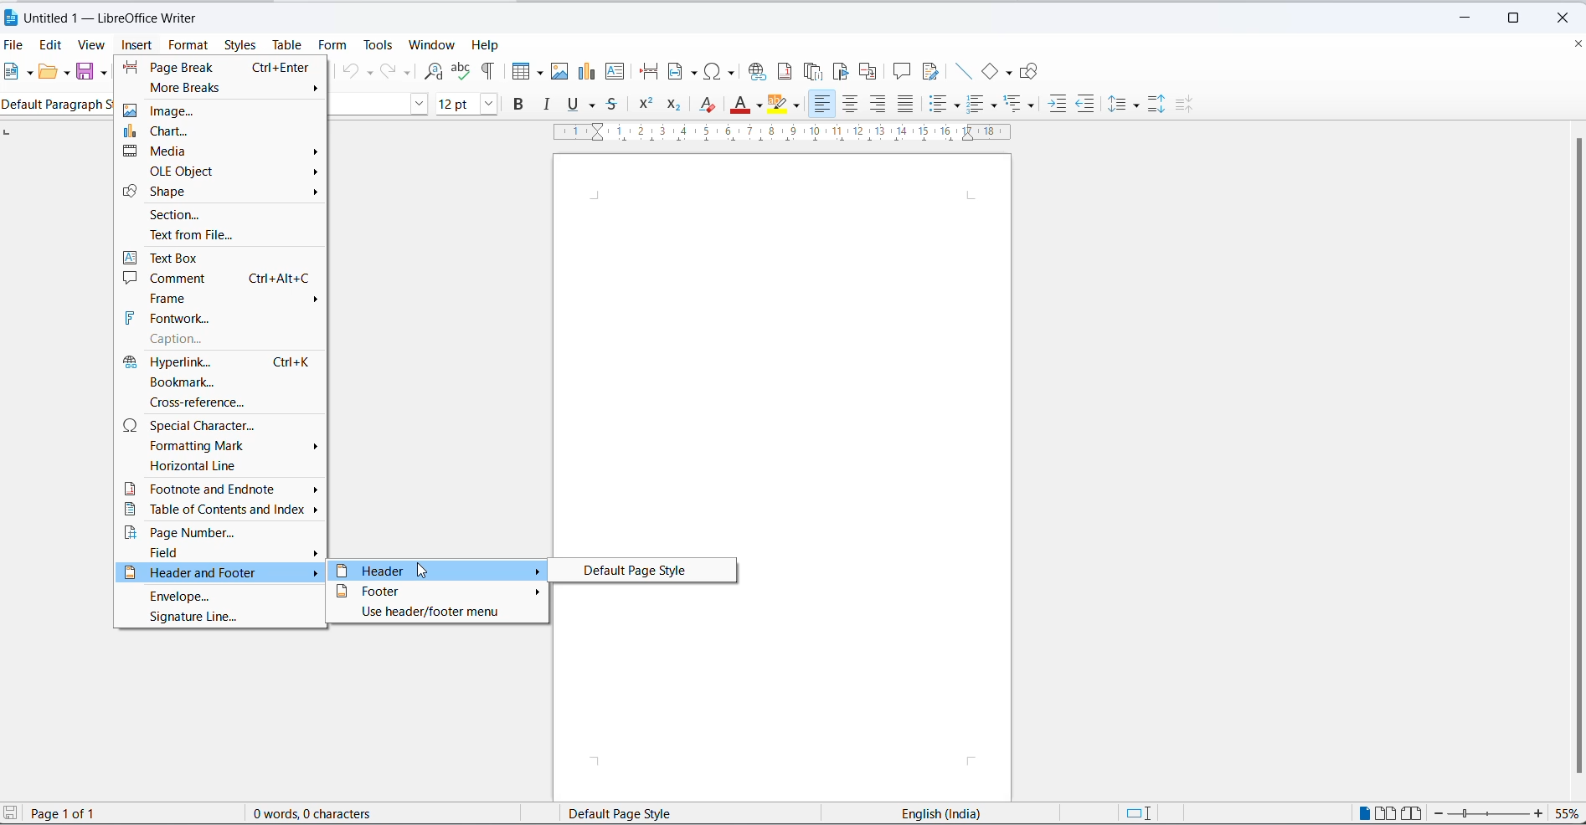 The image size is (1586, 825). What do you see at coordinates (1189, 107) in the screenshot?
I see `decrease paragraphing space` at bounding box center [1189, 107].